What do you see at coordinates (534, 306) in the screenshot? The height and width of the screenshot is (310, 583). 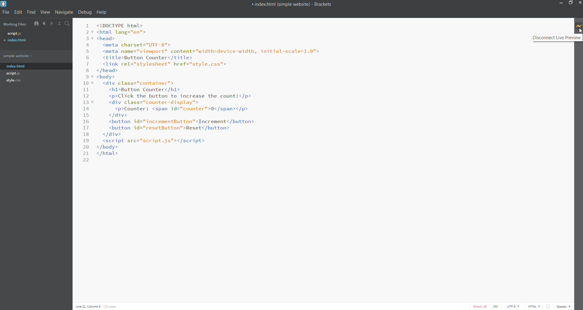 I see `file type` at bounding box center [534, 306].